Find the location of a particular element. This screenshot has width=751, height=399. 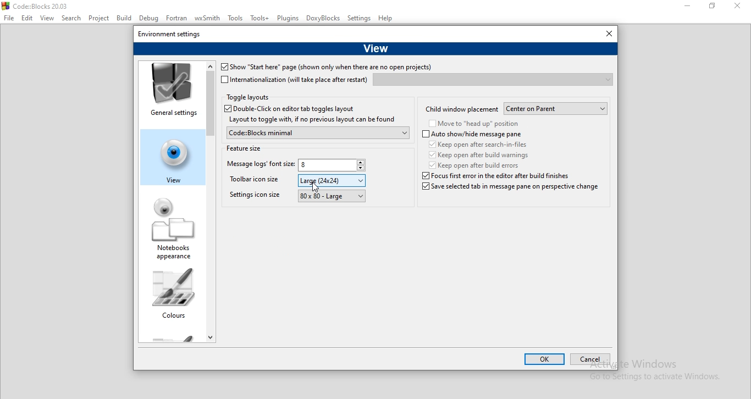

Code :: Blocks 20.03 is located at coordinates (37, 5).